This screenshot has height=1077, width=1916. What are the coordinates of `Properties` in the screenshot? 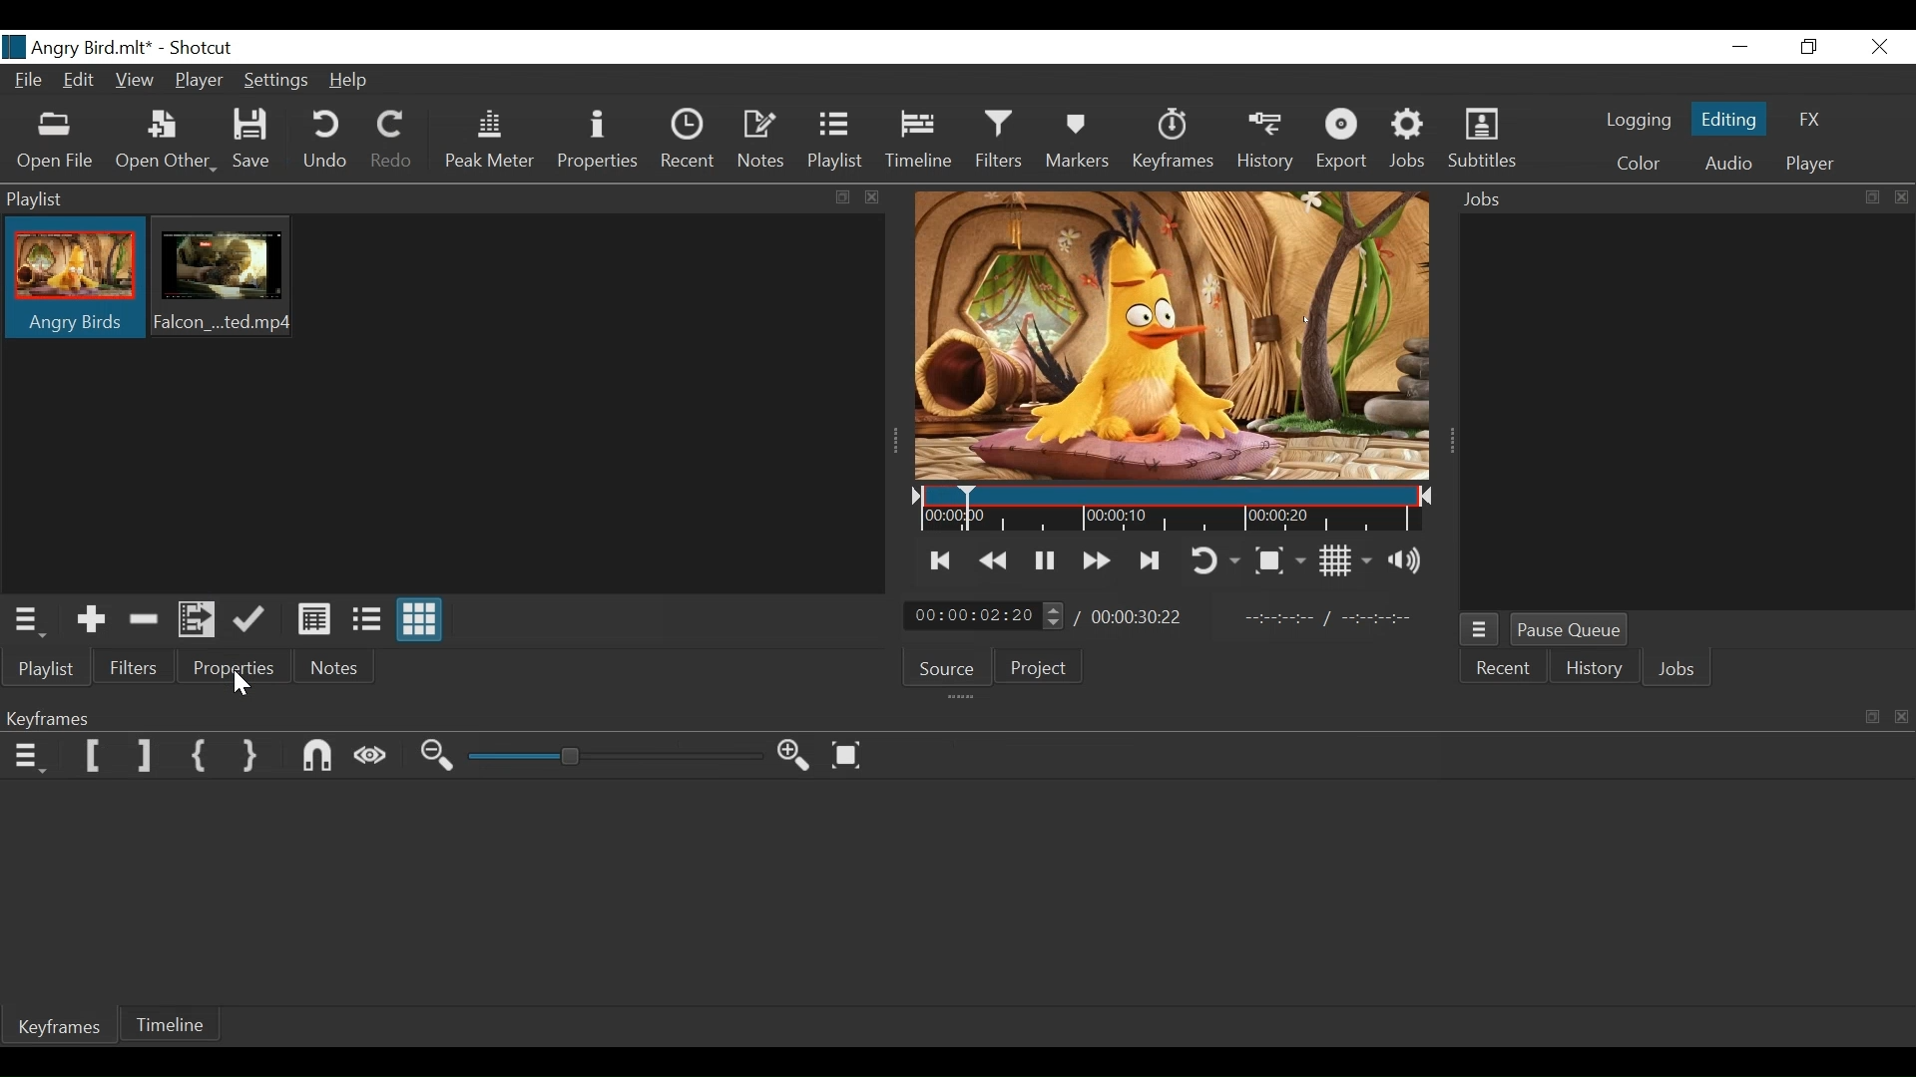 It's located at (226, 667).